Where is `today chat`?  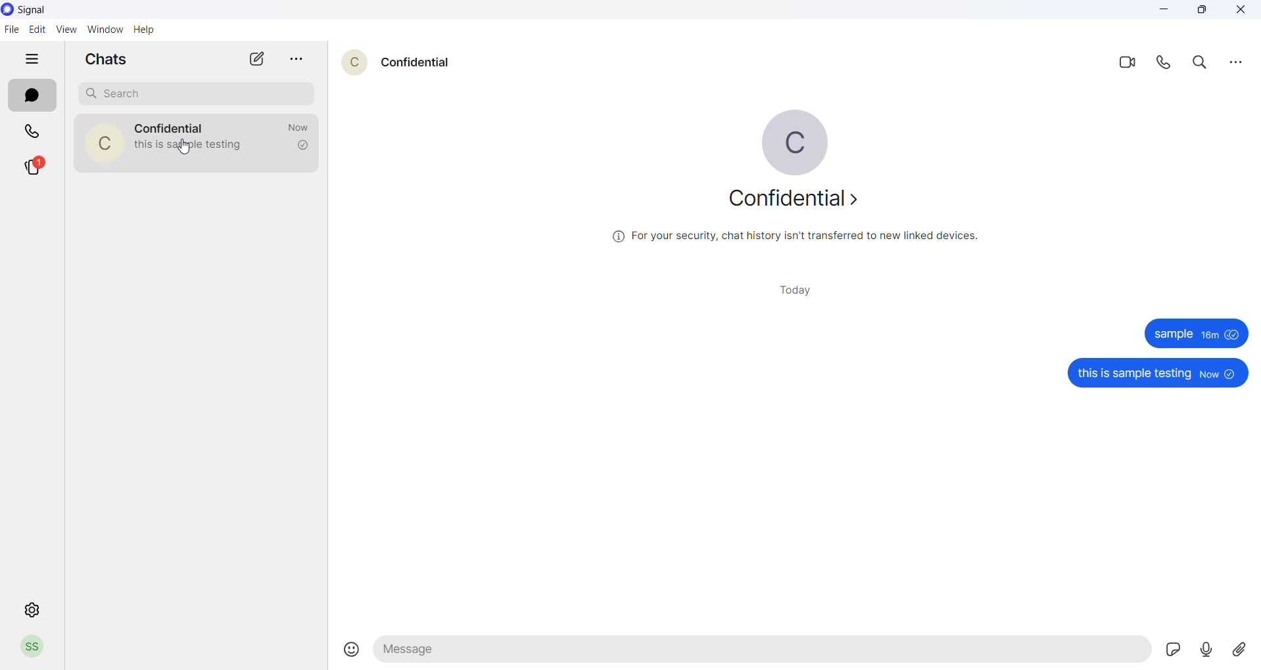 today chat is located at coordinates (802, 290).